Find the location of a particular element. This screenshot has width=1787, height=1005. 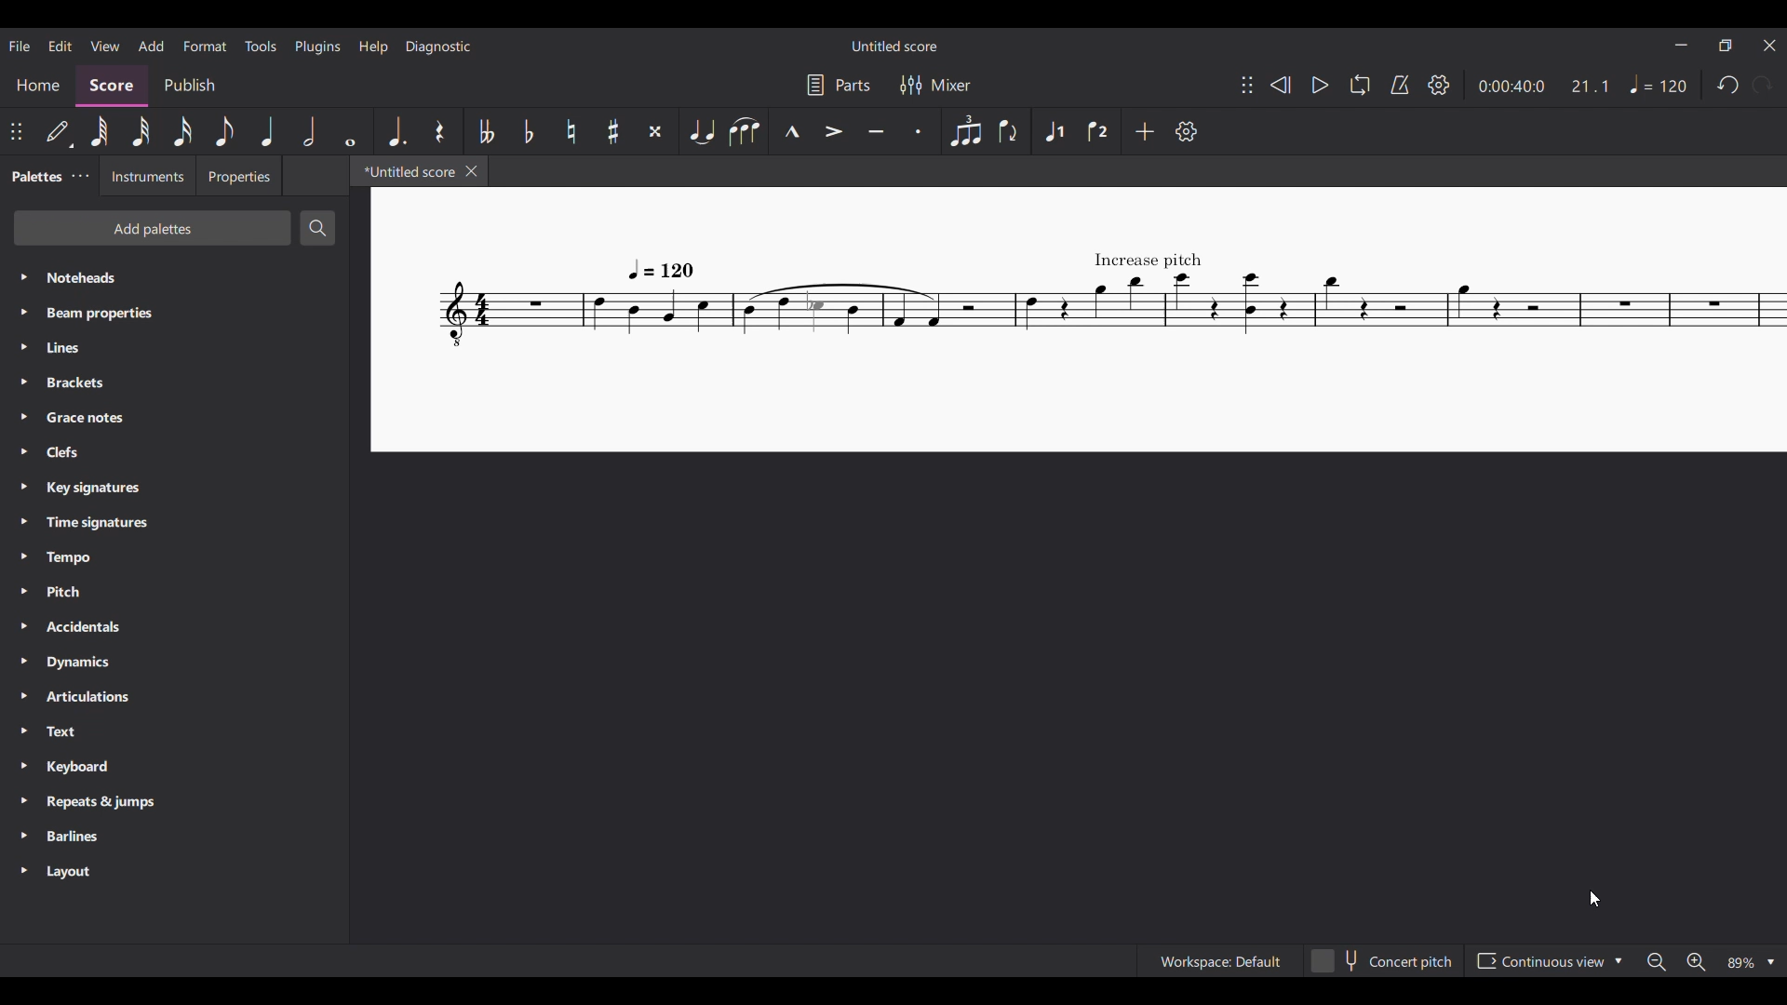

Barlines is located at coordinates (175, 837).